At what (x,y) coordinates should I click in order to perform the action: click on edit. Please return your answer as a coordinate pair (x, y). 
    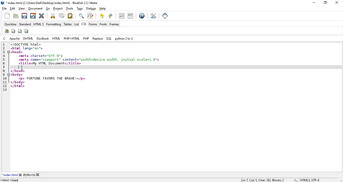
    Looking at the image, I should click on (13, 9).